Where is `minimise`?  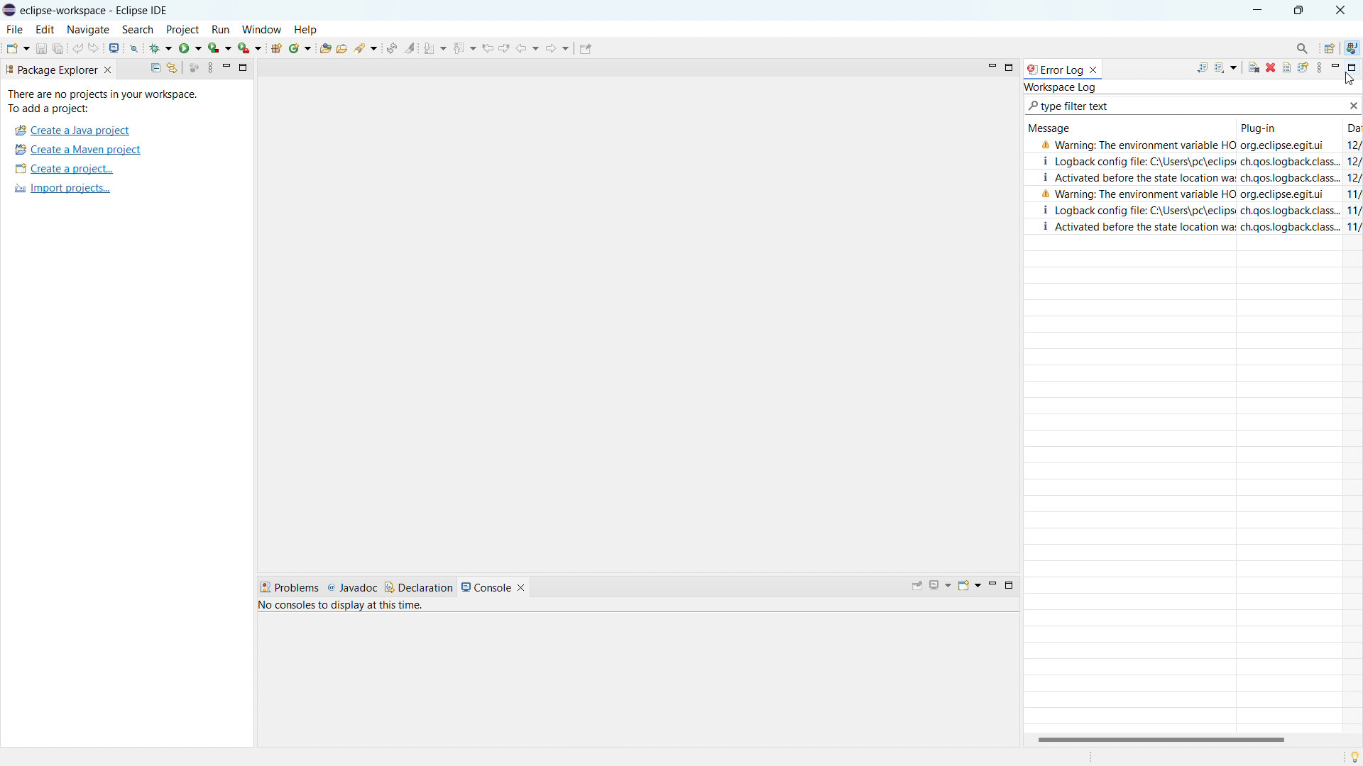
minimise is located at coordinates (1256, 9).